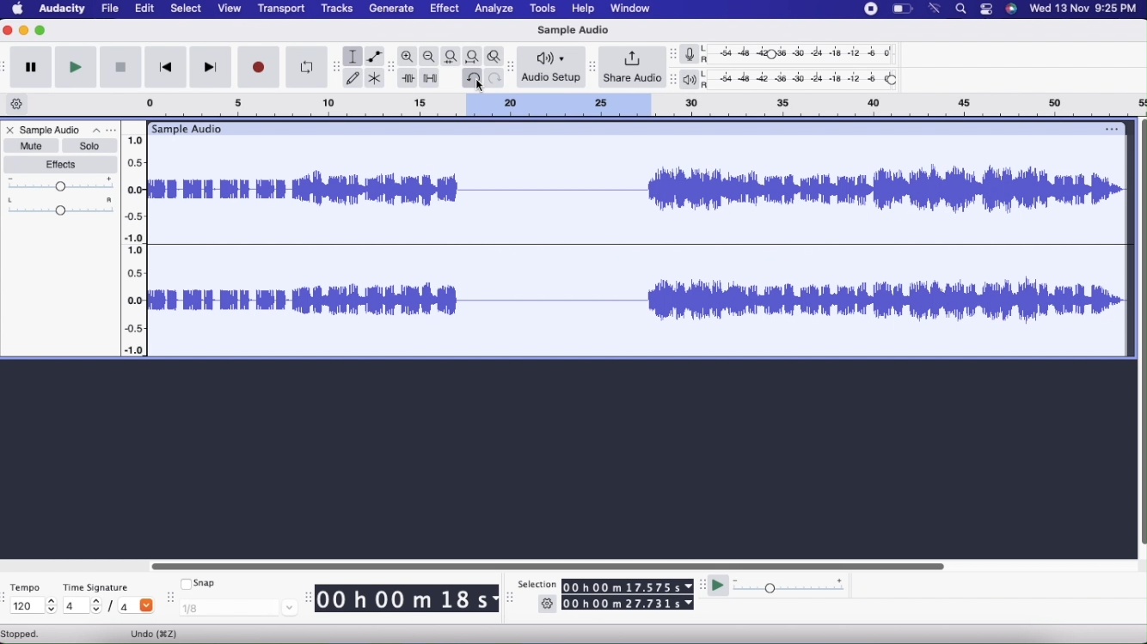  Describe the element at coordinates (110, 607) in the screenshot. I see `/` at that location.